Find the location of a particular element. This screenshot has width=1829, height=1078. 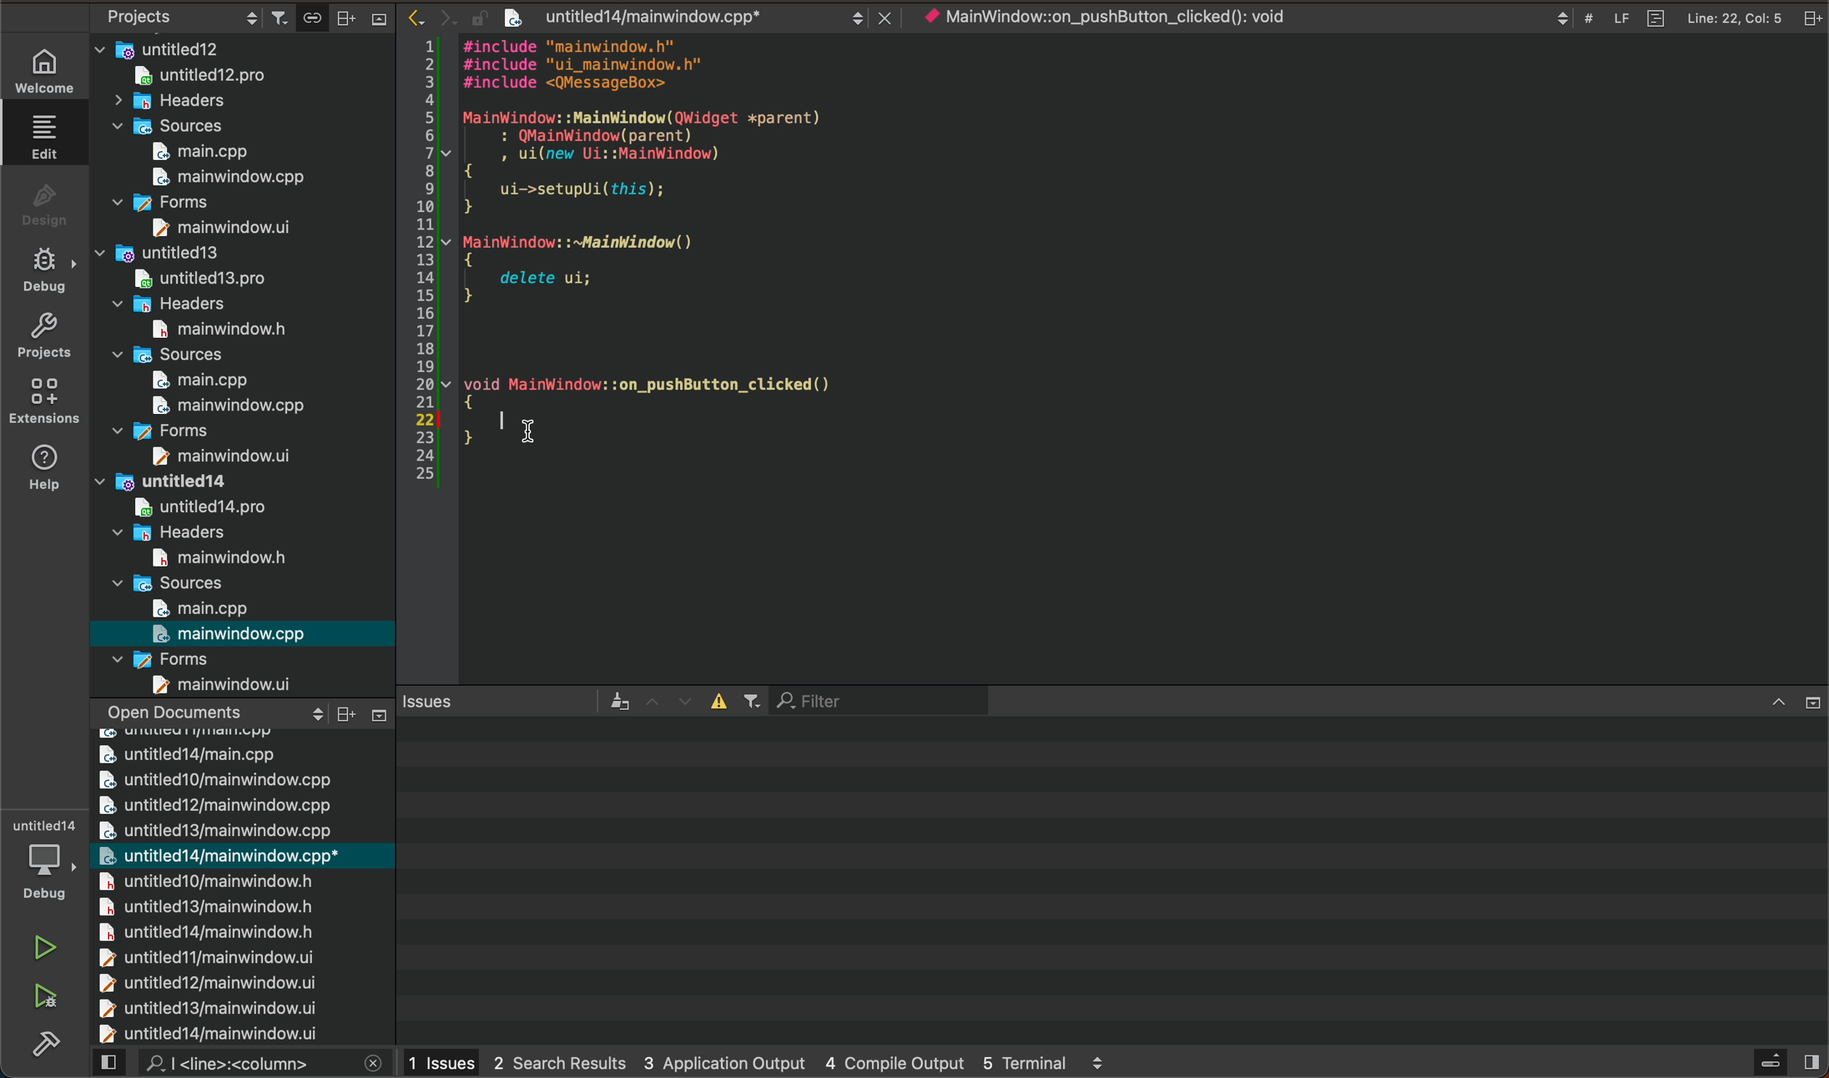

untitled12.pro is located at coordinates (231, 77).